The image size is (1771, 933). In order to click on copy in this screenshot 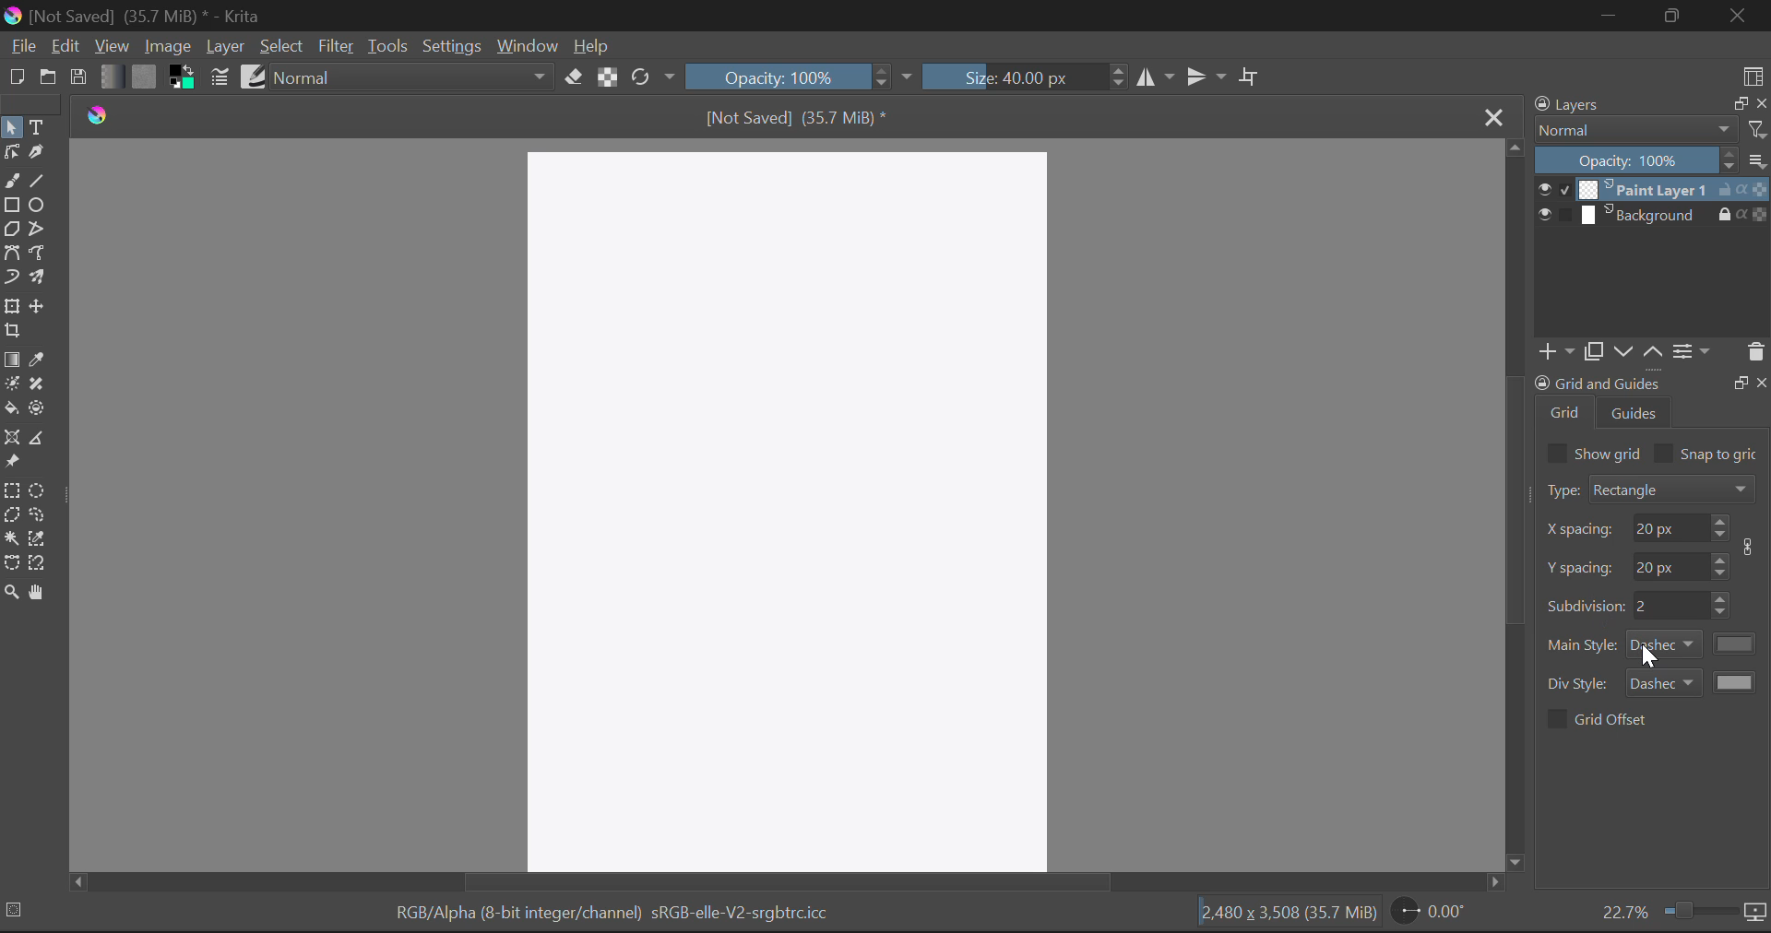, I will do `click(1592, 351)`.